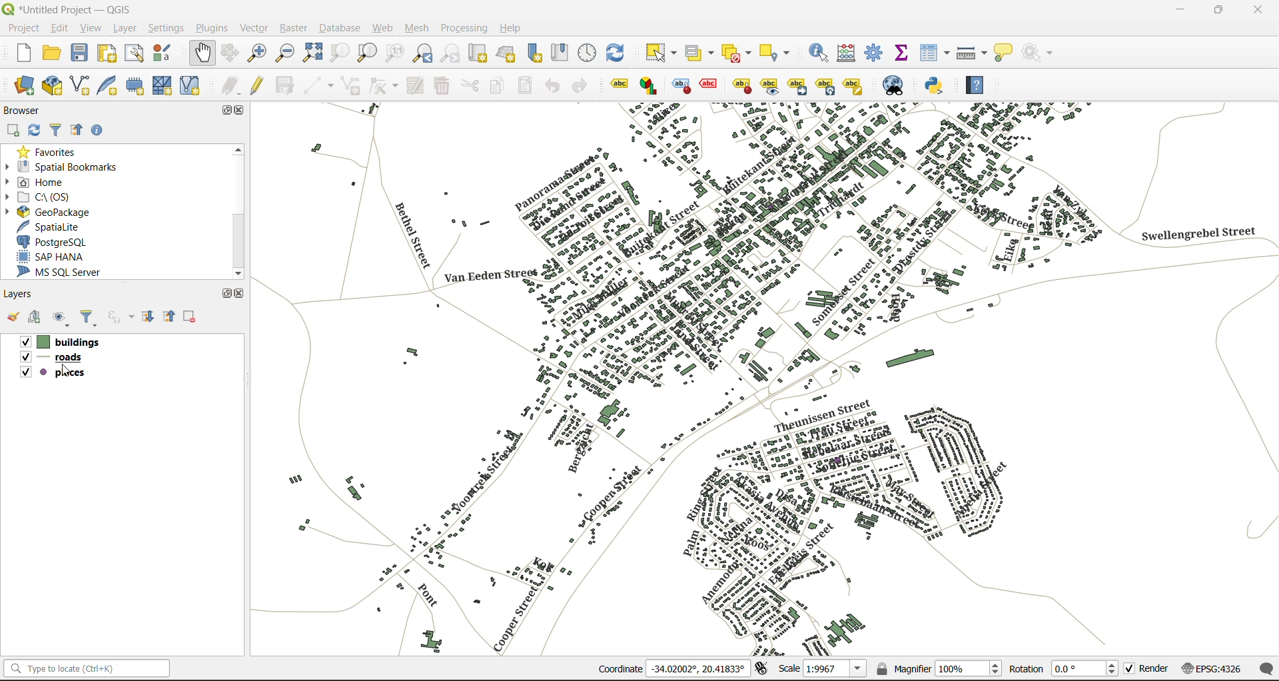  I want to click on statistical summary, so click(903, 53).